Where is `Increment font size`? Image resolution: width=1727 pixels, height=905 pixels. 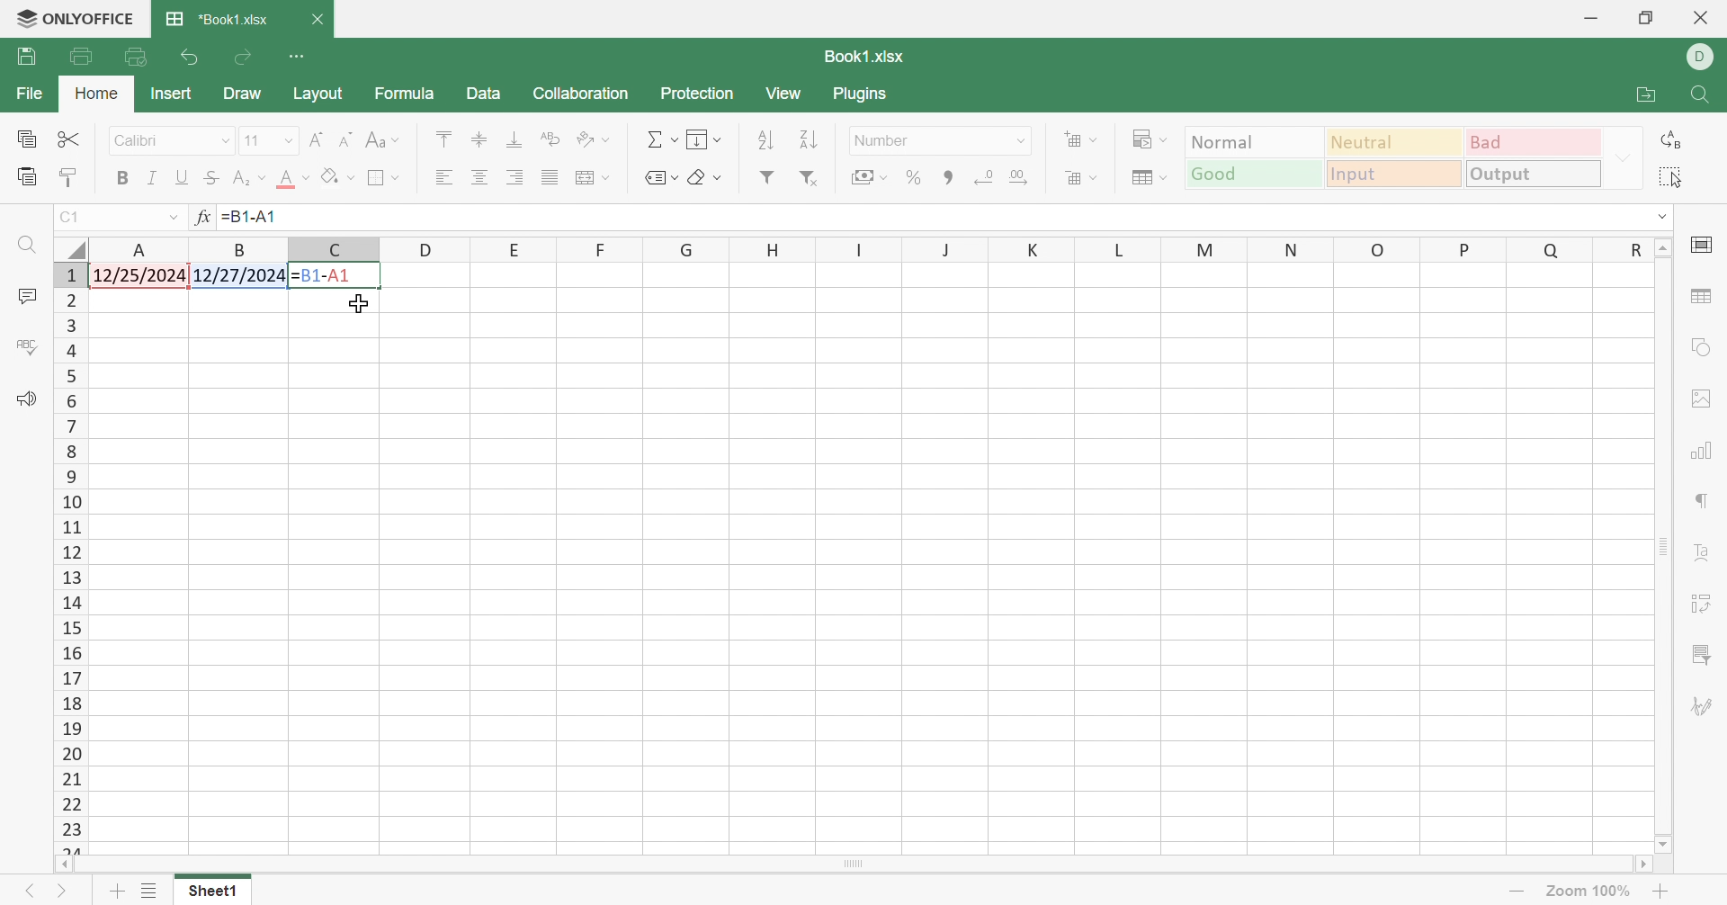
Increment font size is located at coordinates (316, 139).